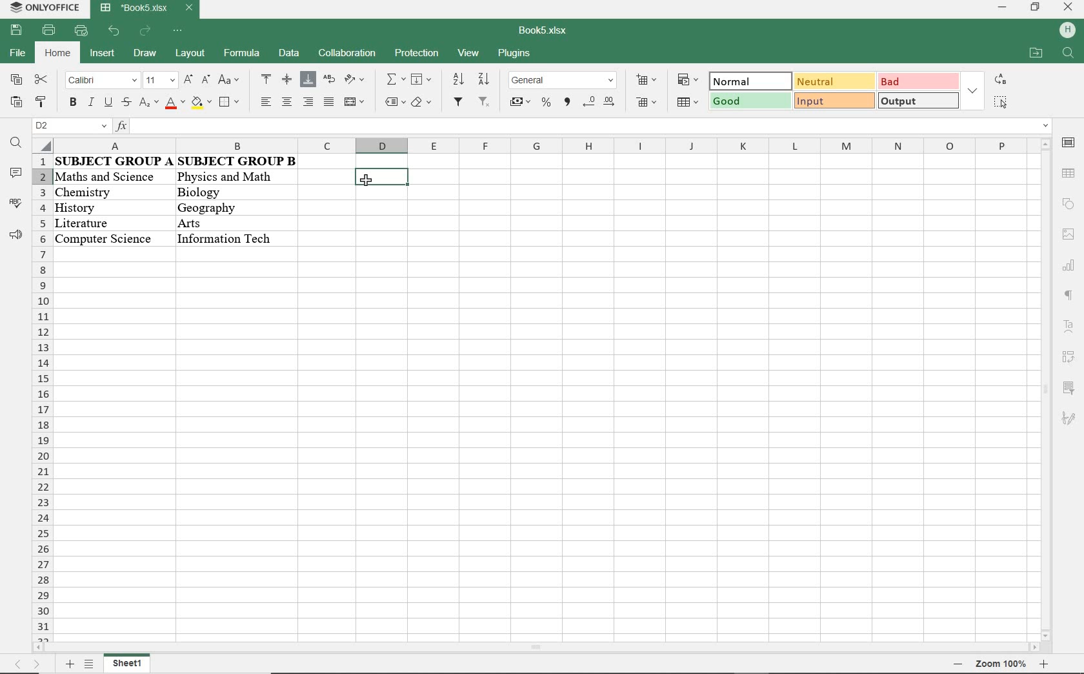  What do you see at coordinates (539, 649) in the screenshot?
I see `scrollbar` at bounding box center [539, 649].